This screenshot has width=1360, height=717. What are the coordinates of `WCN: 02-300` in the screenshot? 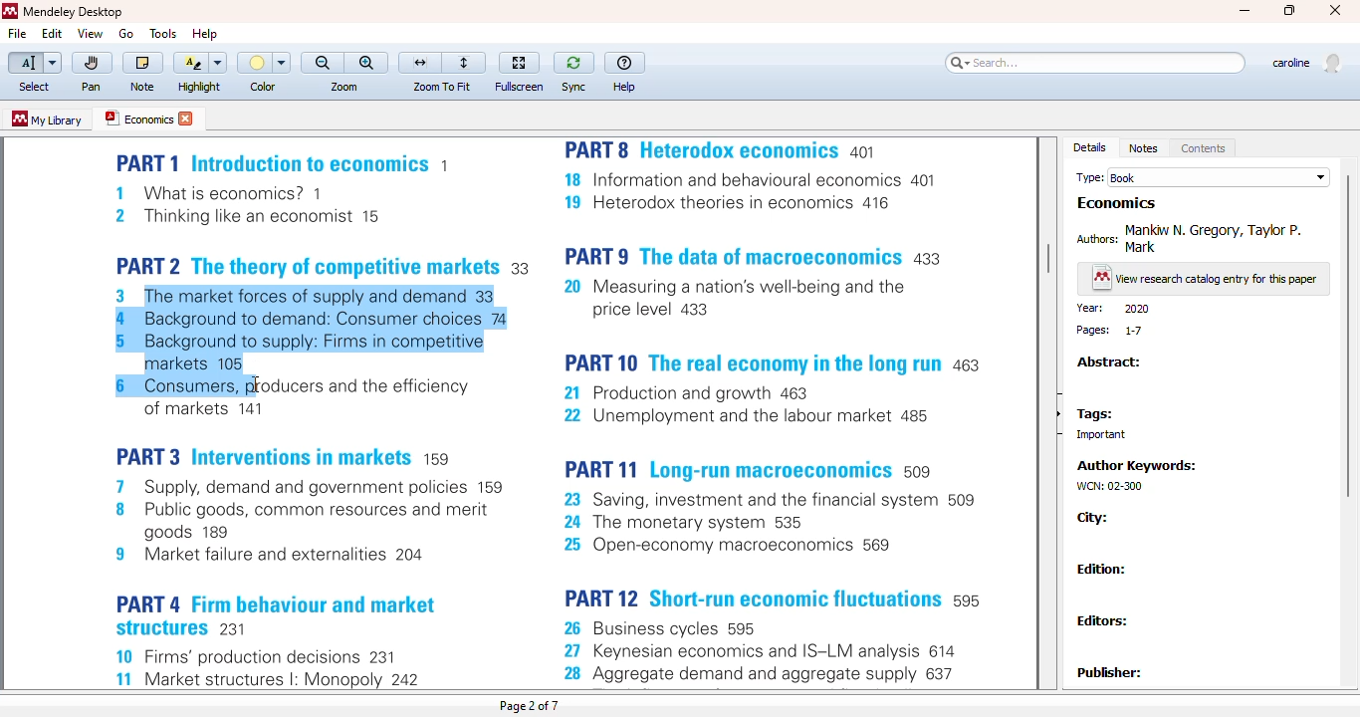 It's located at (1107, 486).